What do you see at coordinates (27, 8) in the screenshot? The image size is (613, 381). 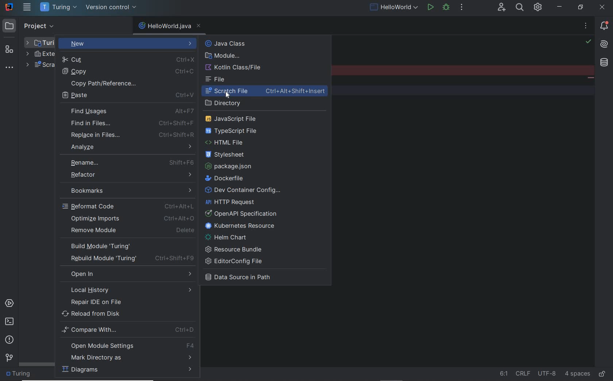 I see `main menu` at bounding box center [27, 8].